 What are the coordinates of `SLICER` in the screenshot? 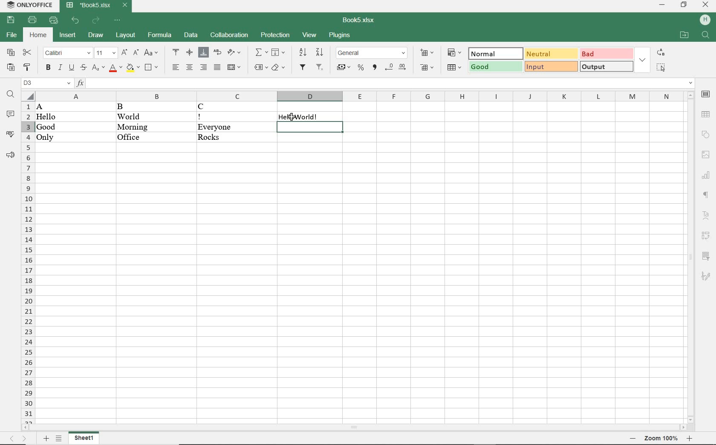 It's located at (706, 256).